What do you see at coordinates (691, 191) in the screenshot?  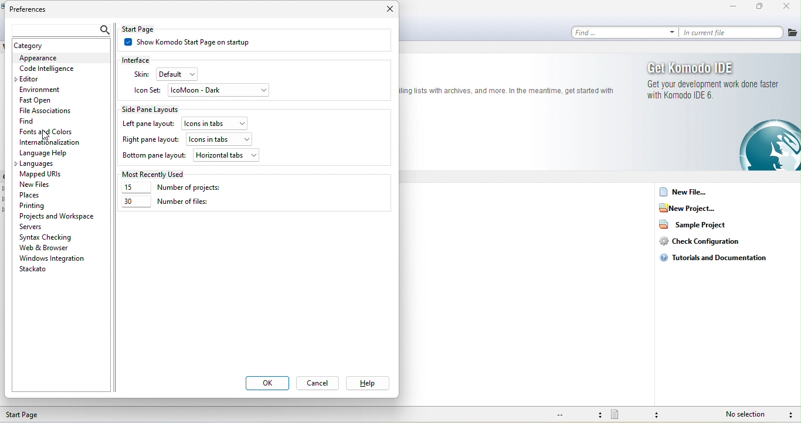 I see `new file` at bounding box center [691, 191].